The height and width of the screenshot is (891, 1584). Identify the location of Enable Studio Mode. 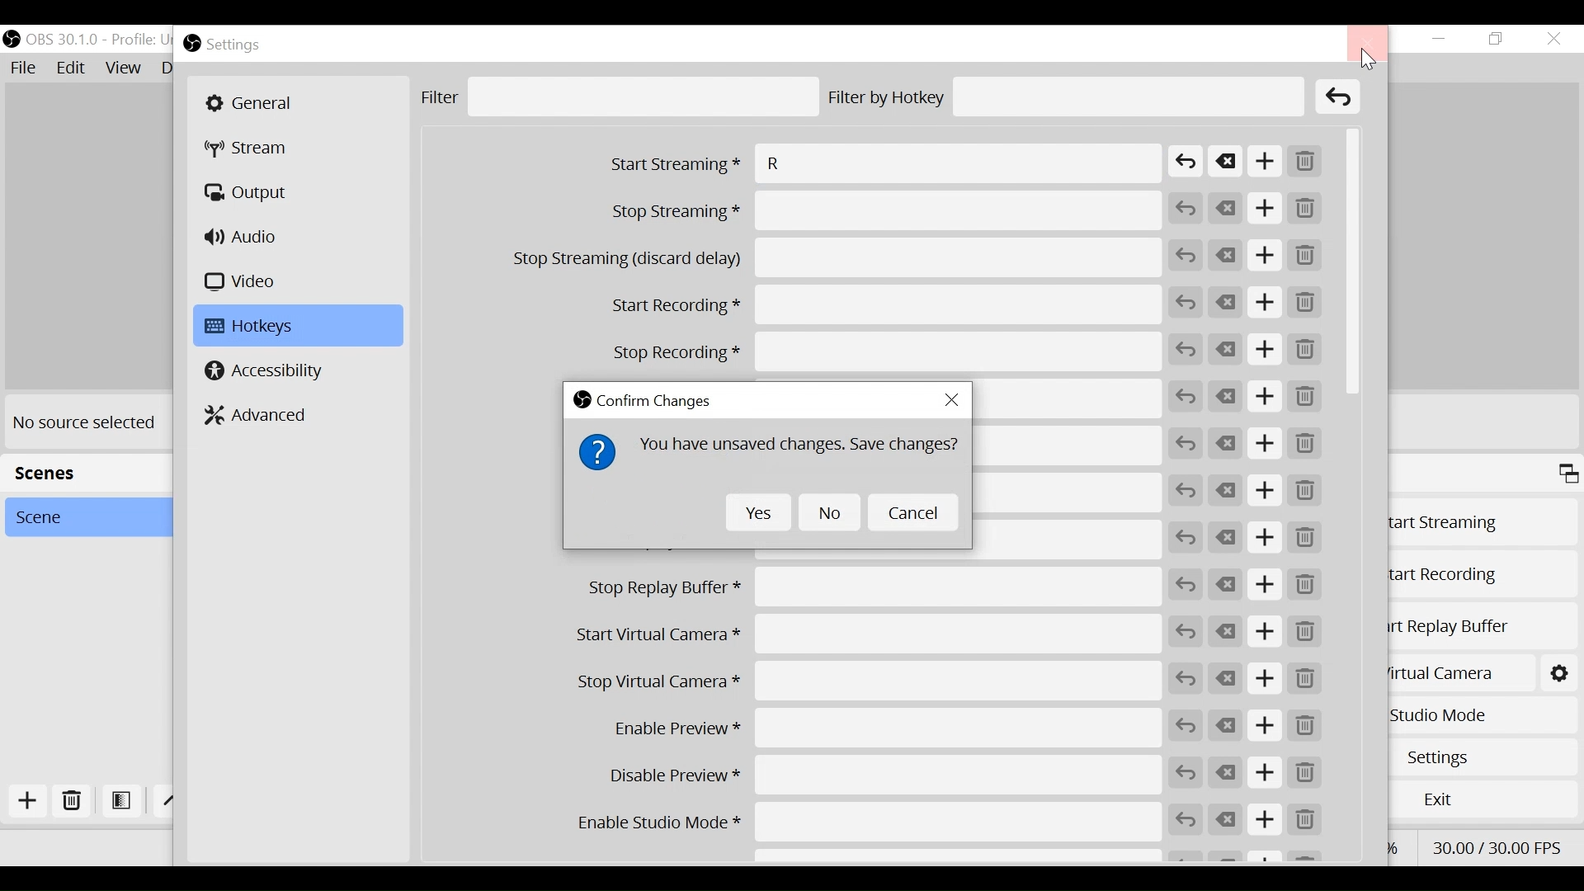
(869, 823).